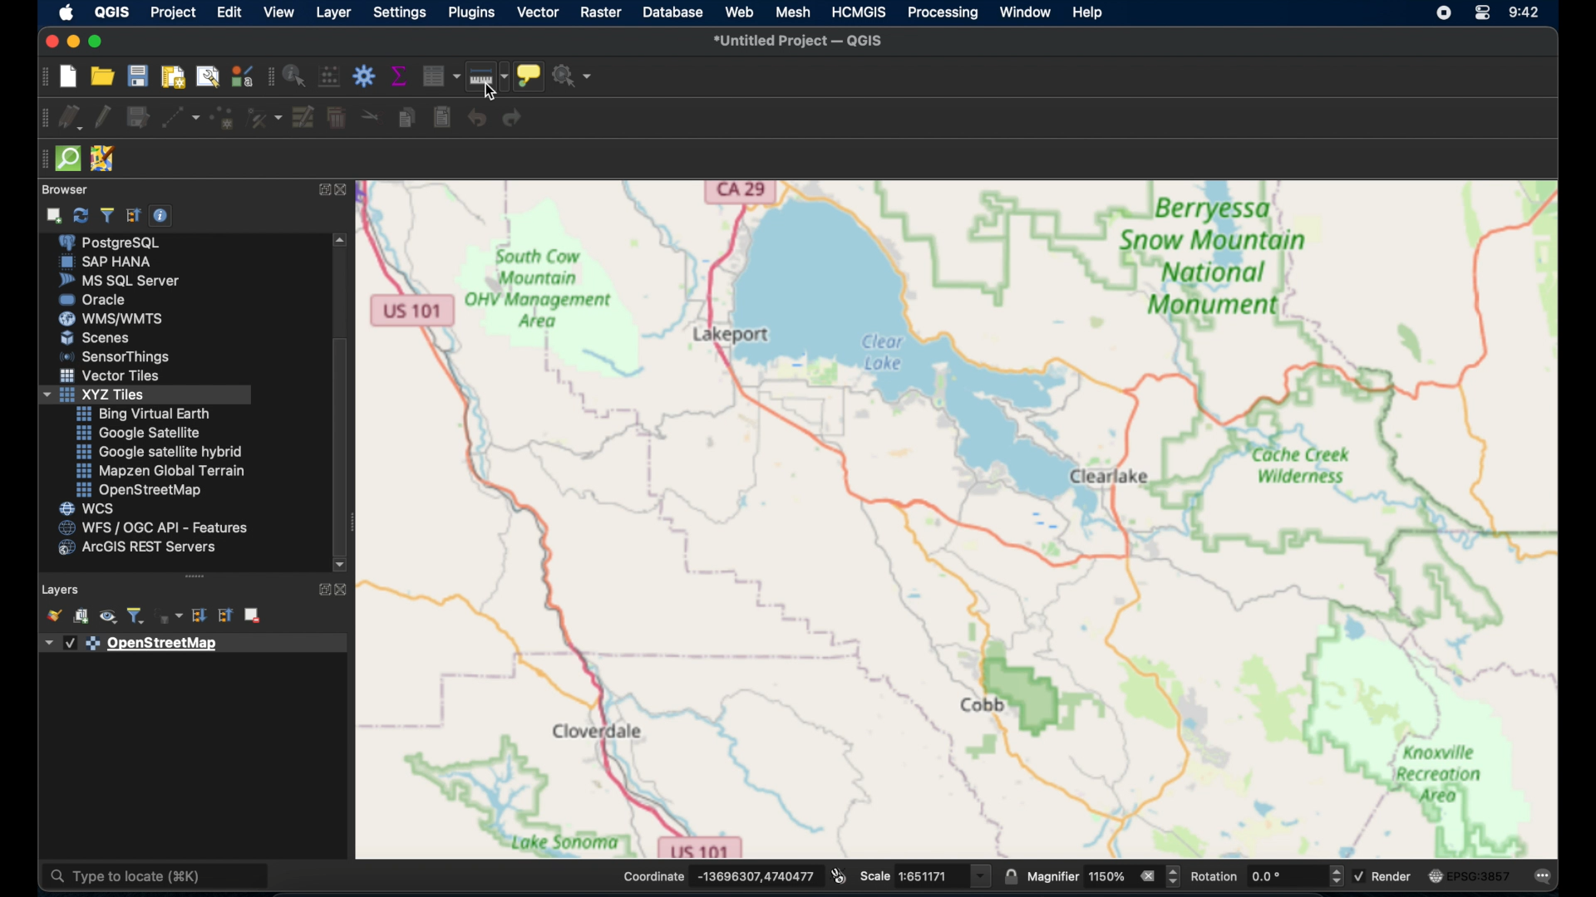 This screenshot has width=1596, height=897. I want to click on filter legend, so click(138, 616).